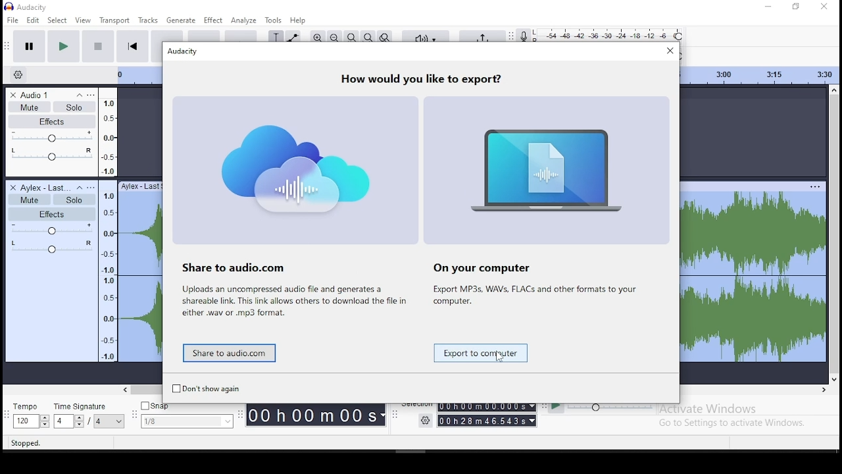  I want to click on zoom in, so click(317, 35).